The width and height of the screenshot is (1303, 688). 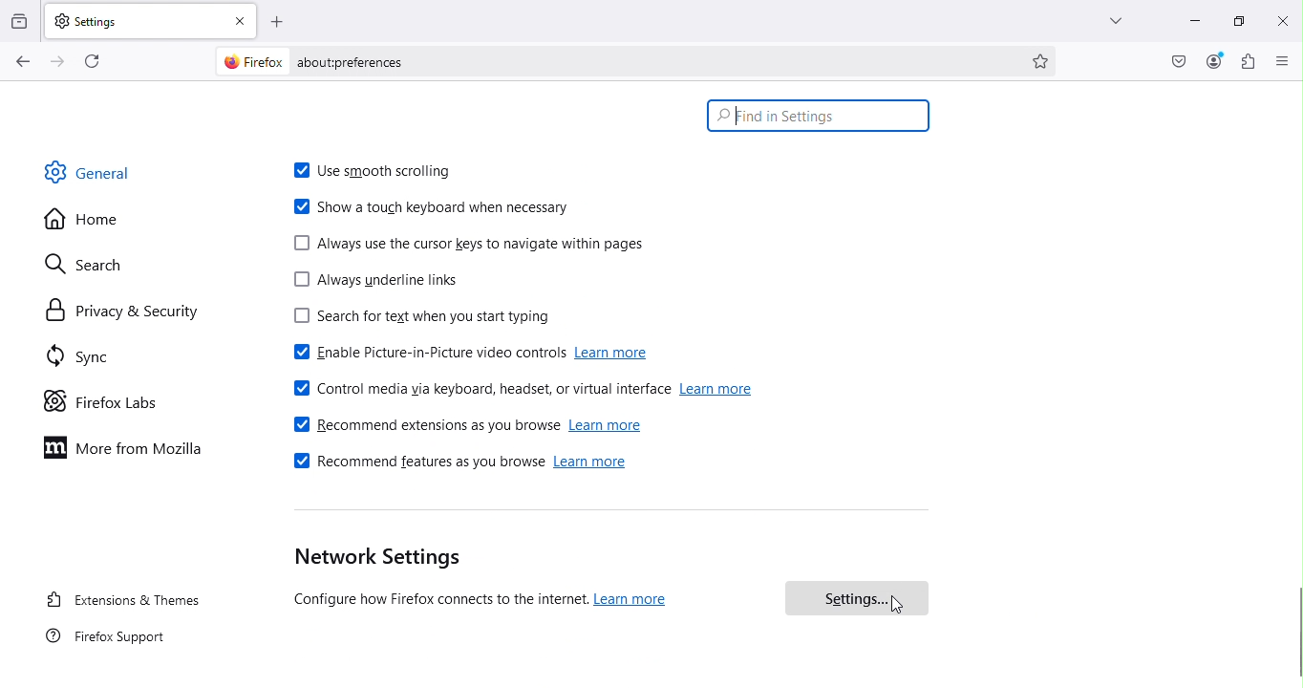 I want to click on Use smooth scrolling, so click(x=382, y=173).